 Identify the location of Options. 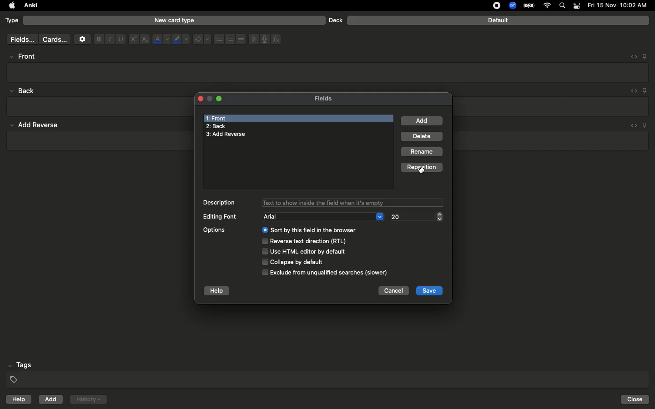
(295, 250).